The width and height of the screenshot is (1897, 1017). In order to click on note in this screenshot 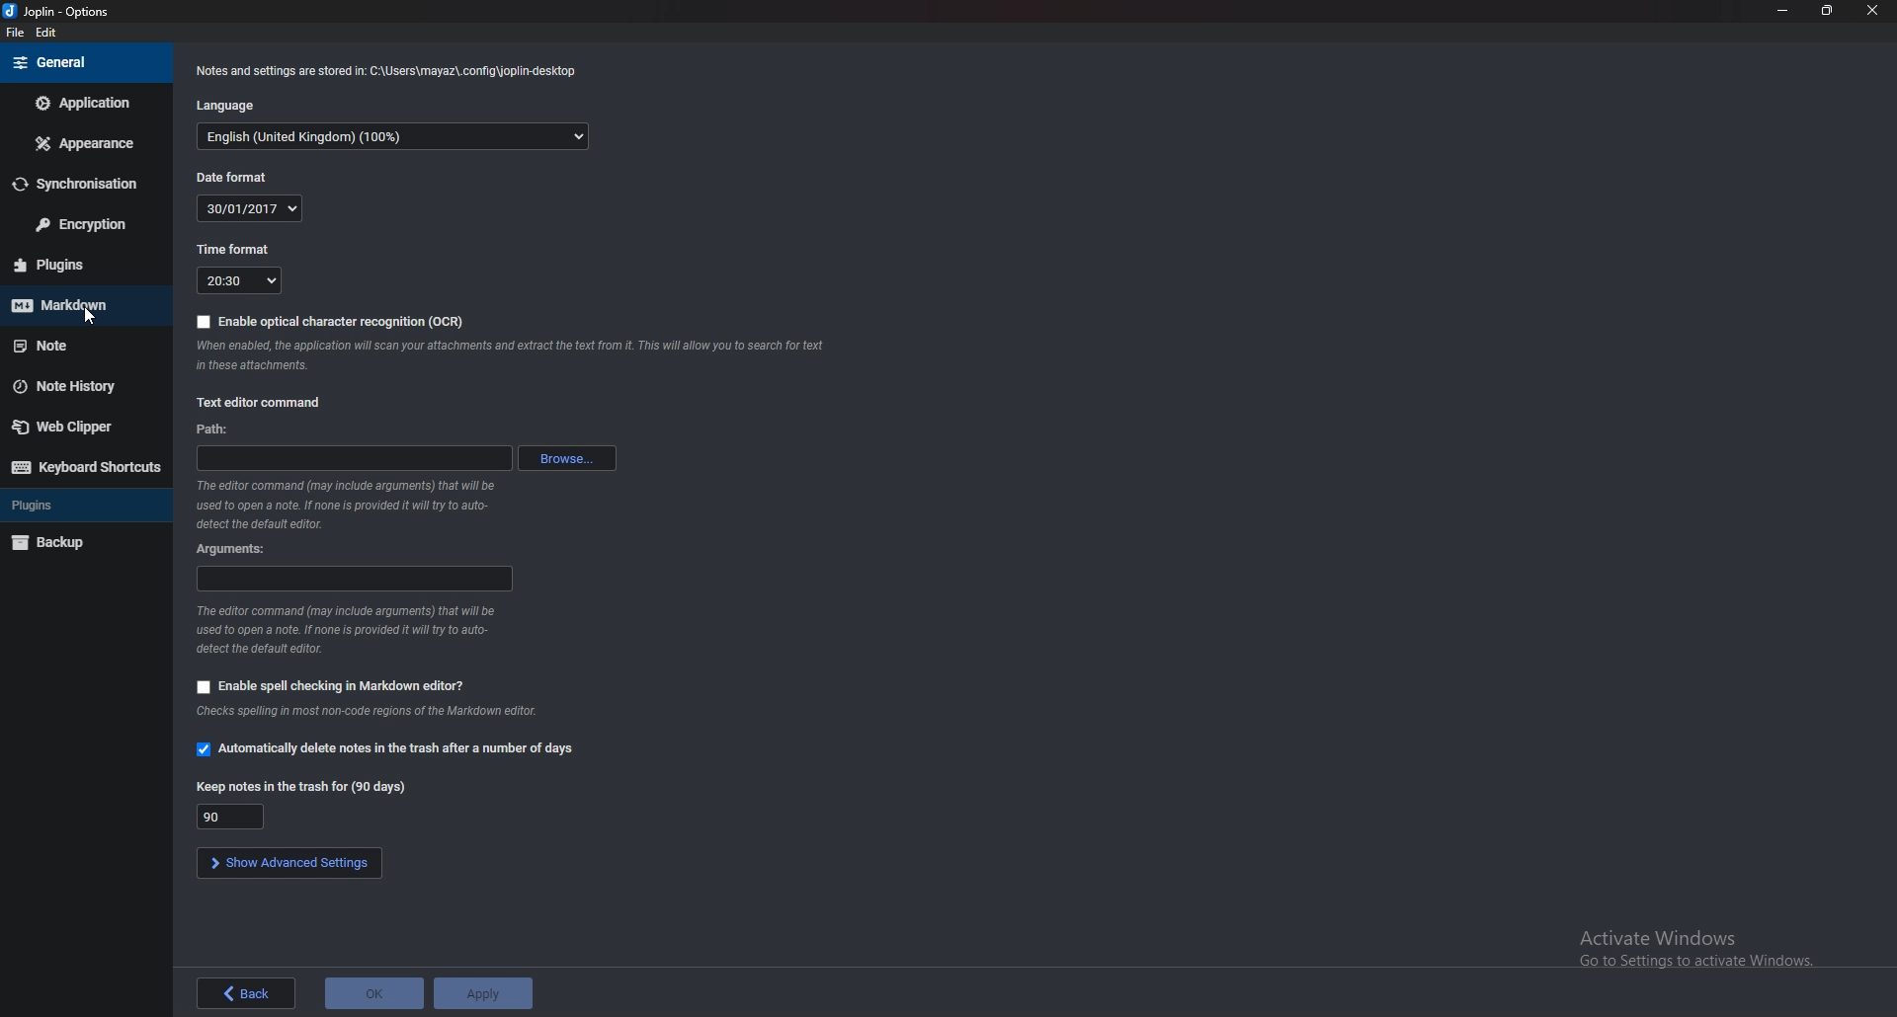, I will do `click(74, 347)`.